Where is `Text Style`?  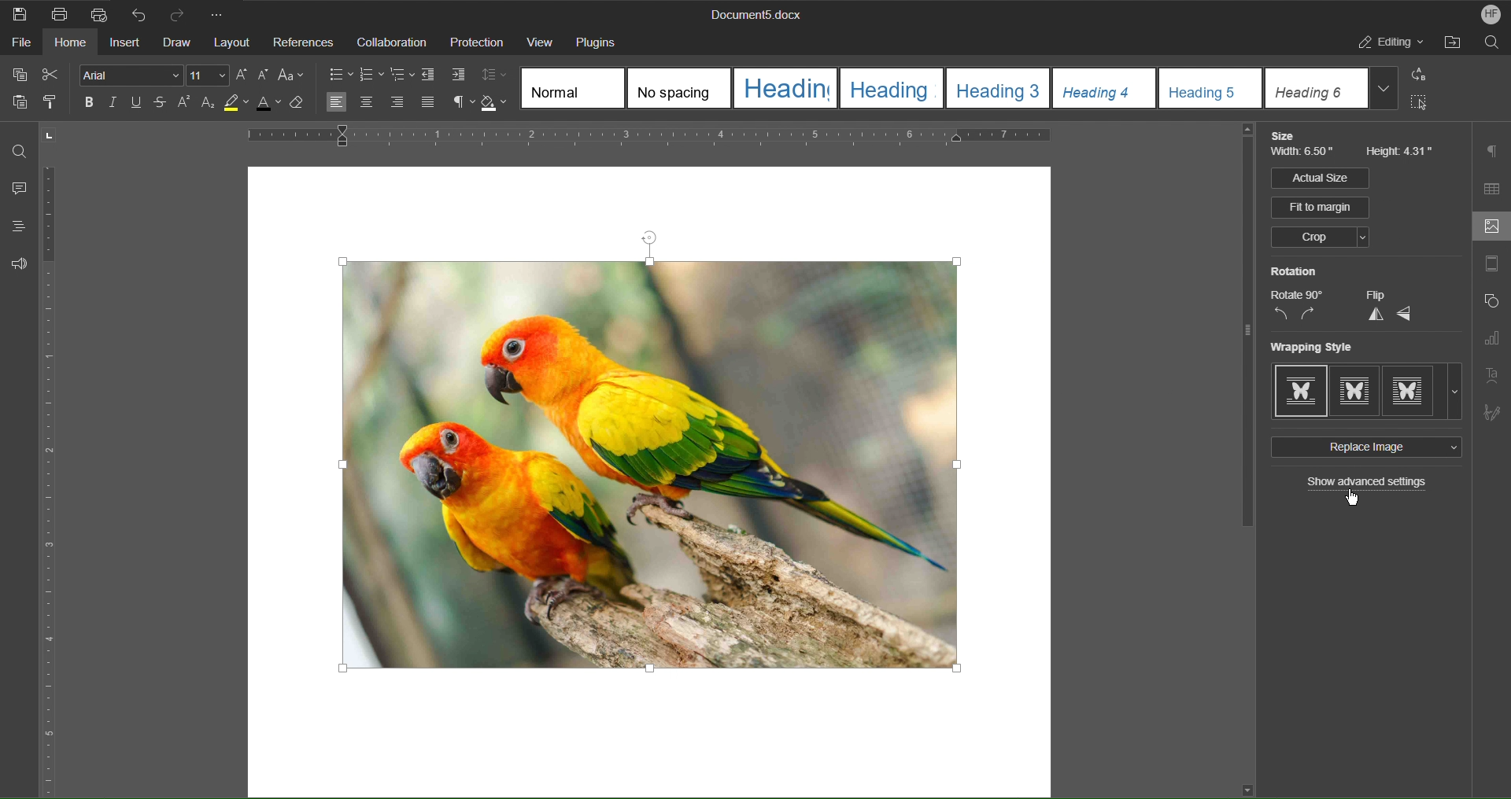 Text Style is located at coordinates (962, 88).